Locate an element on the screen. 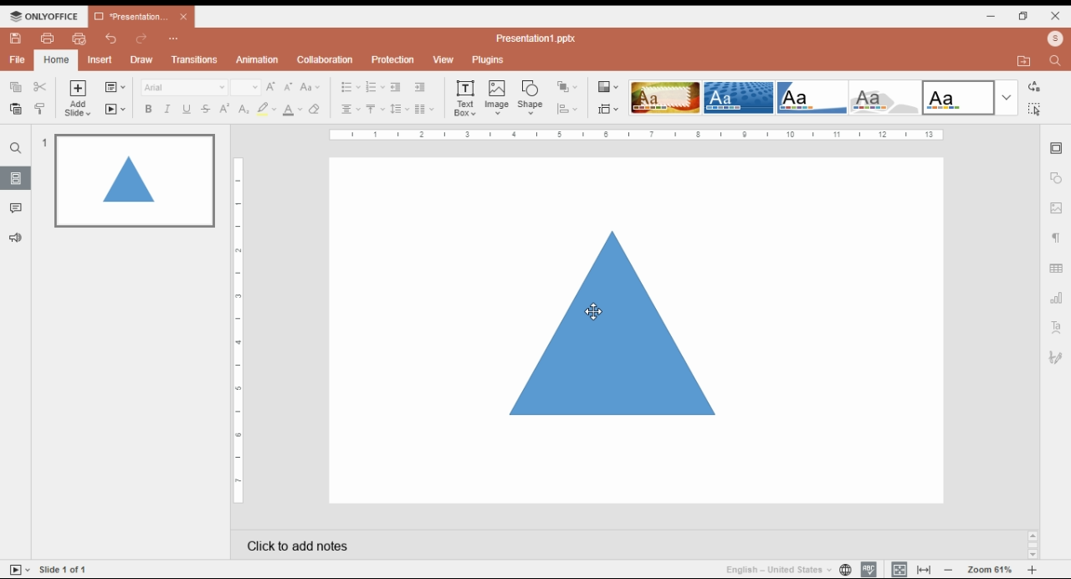  profile is located at coordinates (1056, 38).